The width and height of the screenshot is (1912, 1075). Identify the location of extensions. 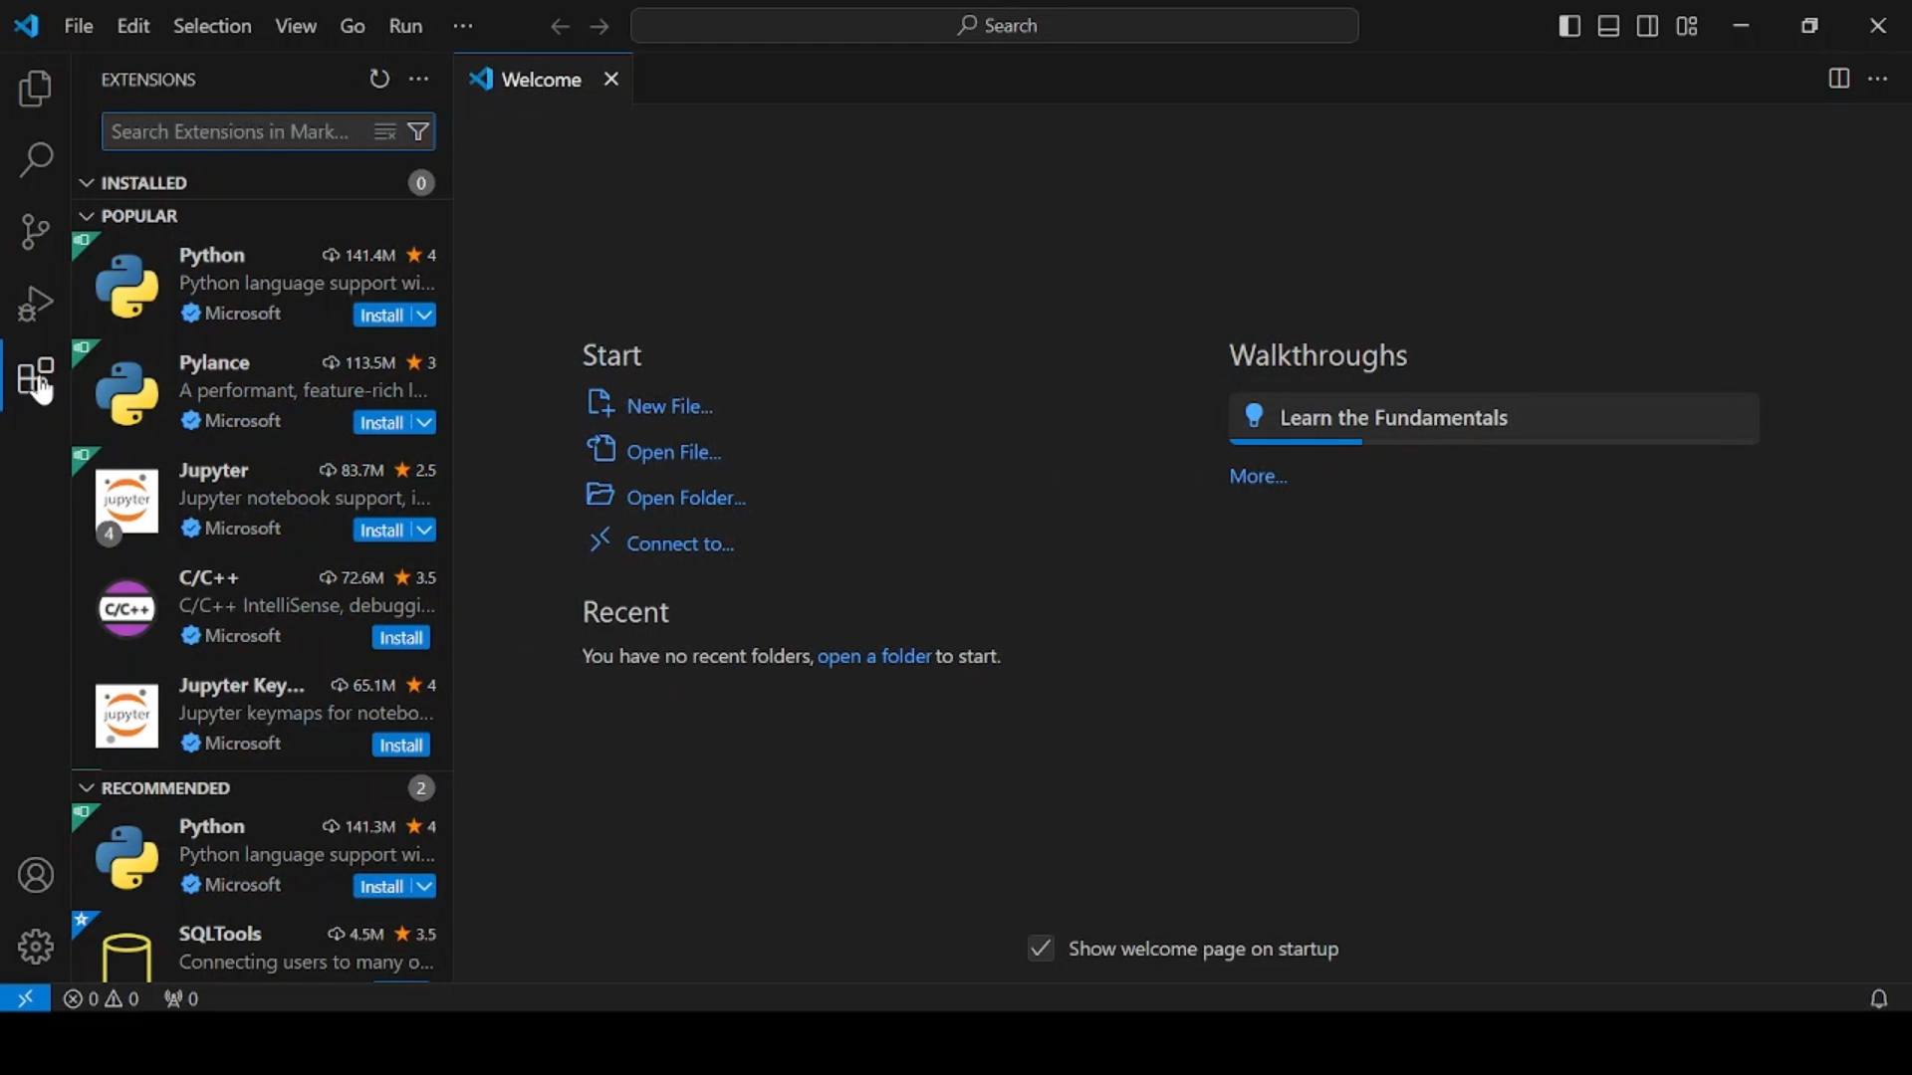
(151, 81).